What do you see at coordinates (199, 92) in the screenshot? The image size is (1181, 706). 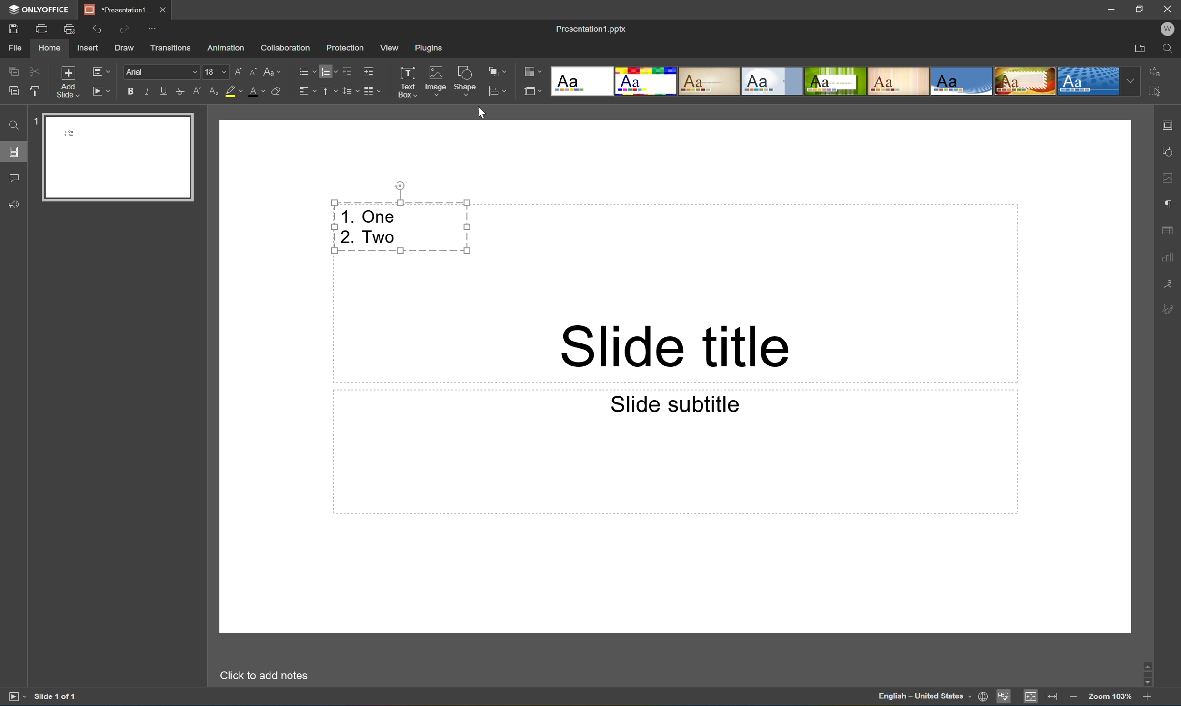 I see `Superscript` at bounding box center [199, 92].